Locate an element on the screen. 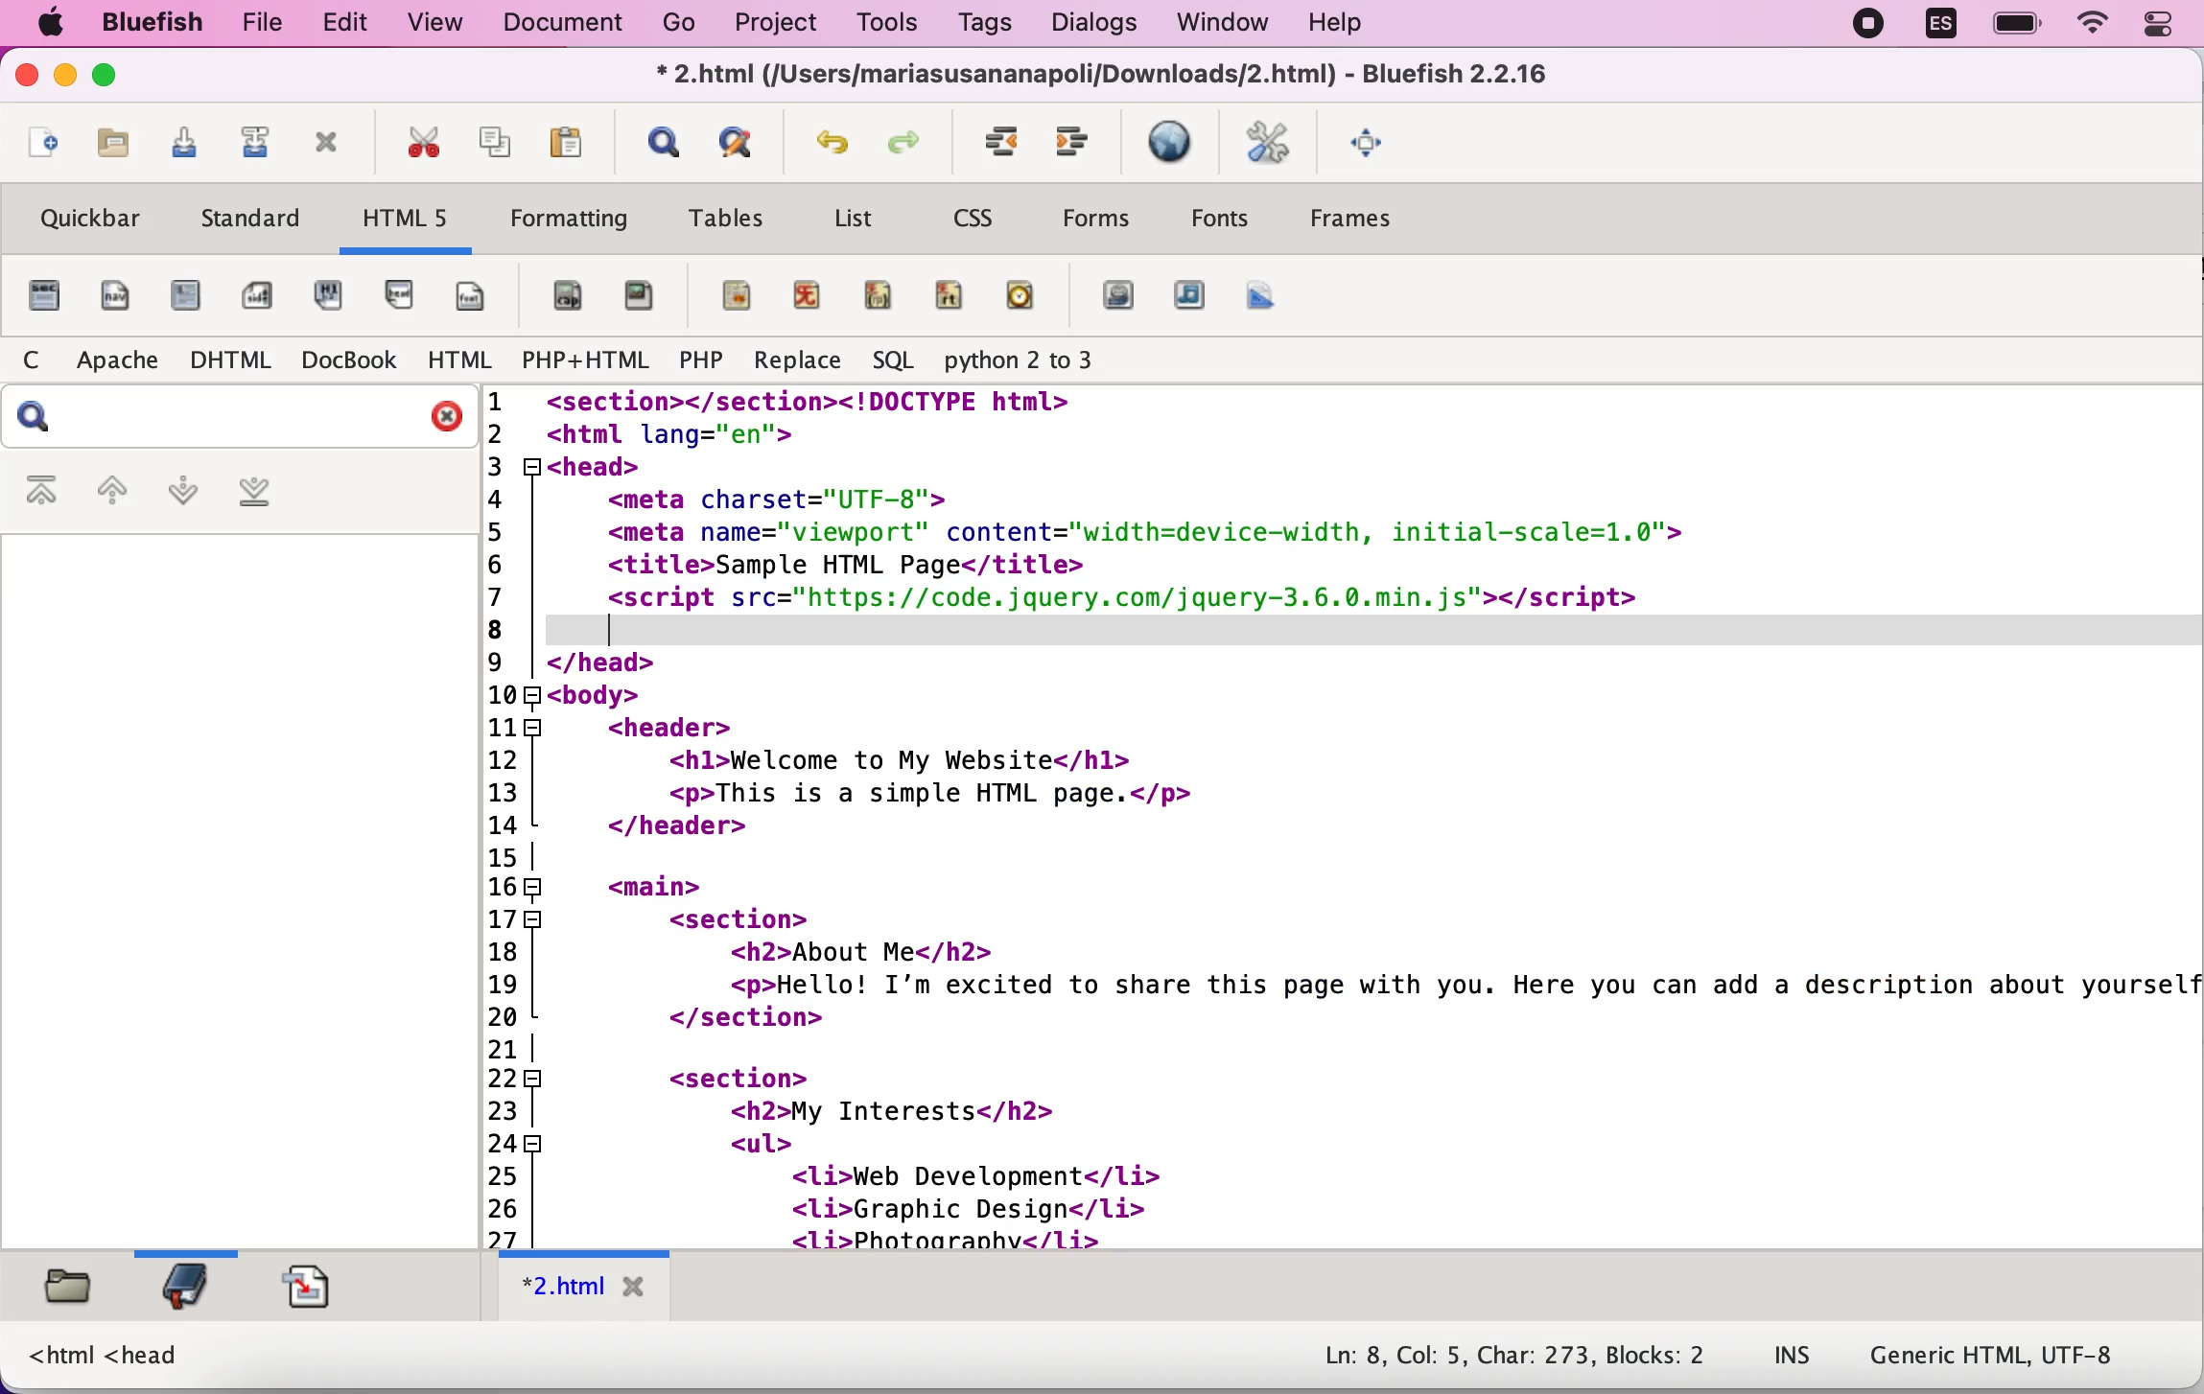 The height and width of the screenshot is (1394, 2204). dhtml is located at coordinates (233, 362).